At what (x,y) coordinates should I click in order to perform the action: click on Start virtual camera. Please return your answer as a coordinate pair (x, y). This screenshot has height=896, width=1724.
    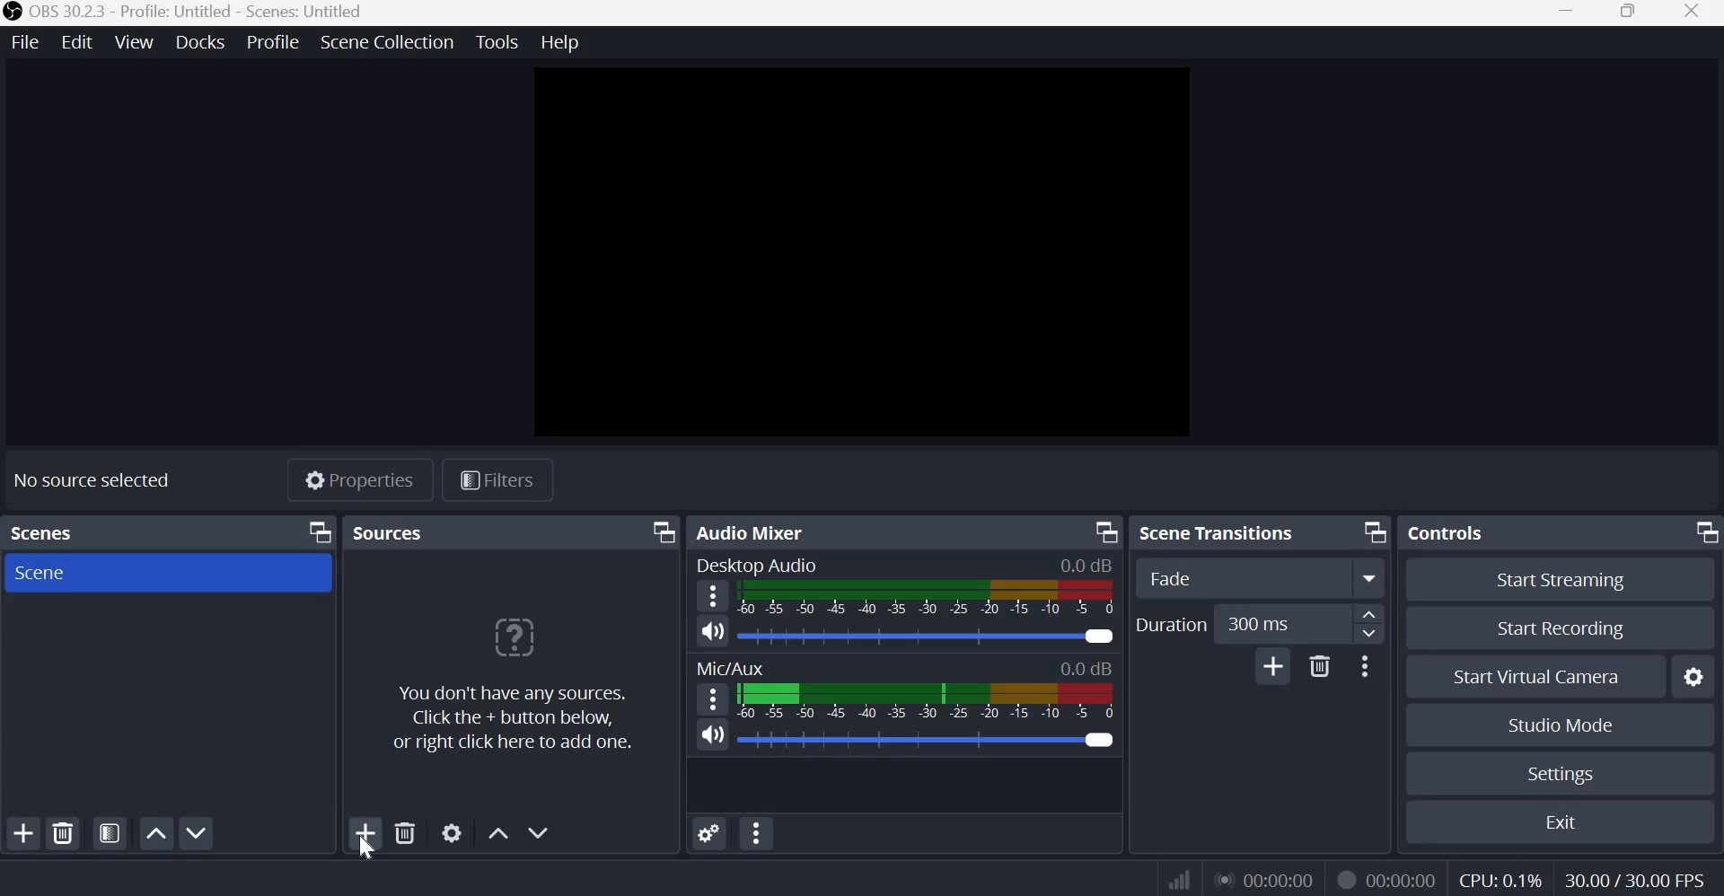
    Looking at the image, I should click on (1544, 677).